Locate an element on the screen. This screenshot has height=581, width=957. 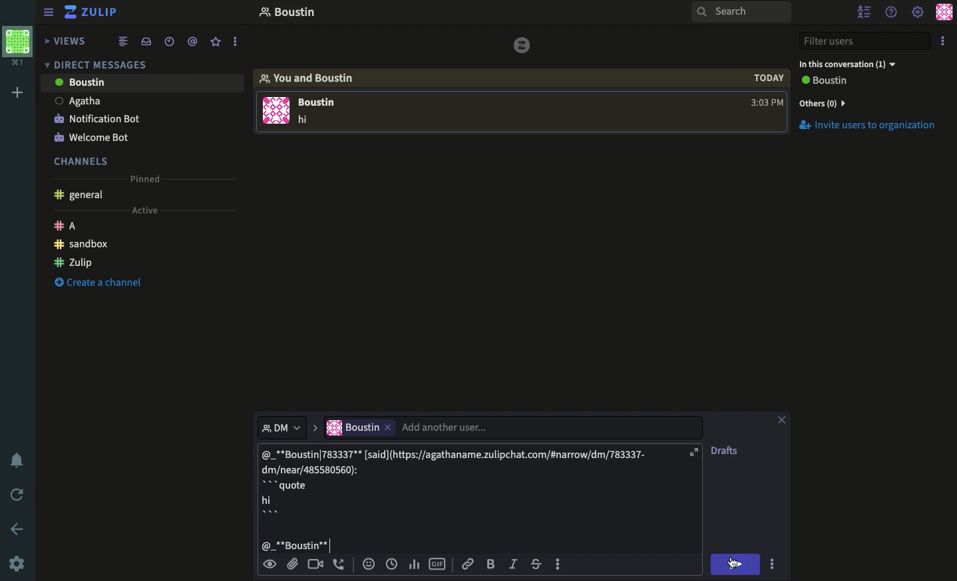
drafts is located at coordinates (727, 451).